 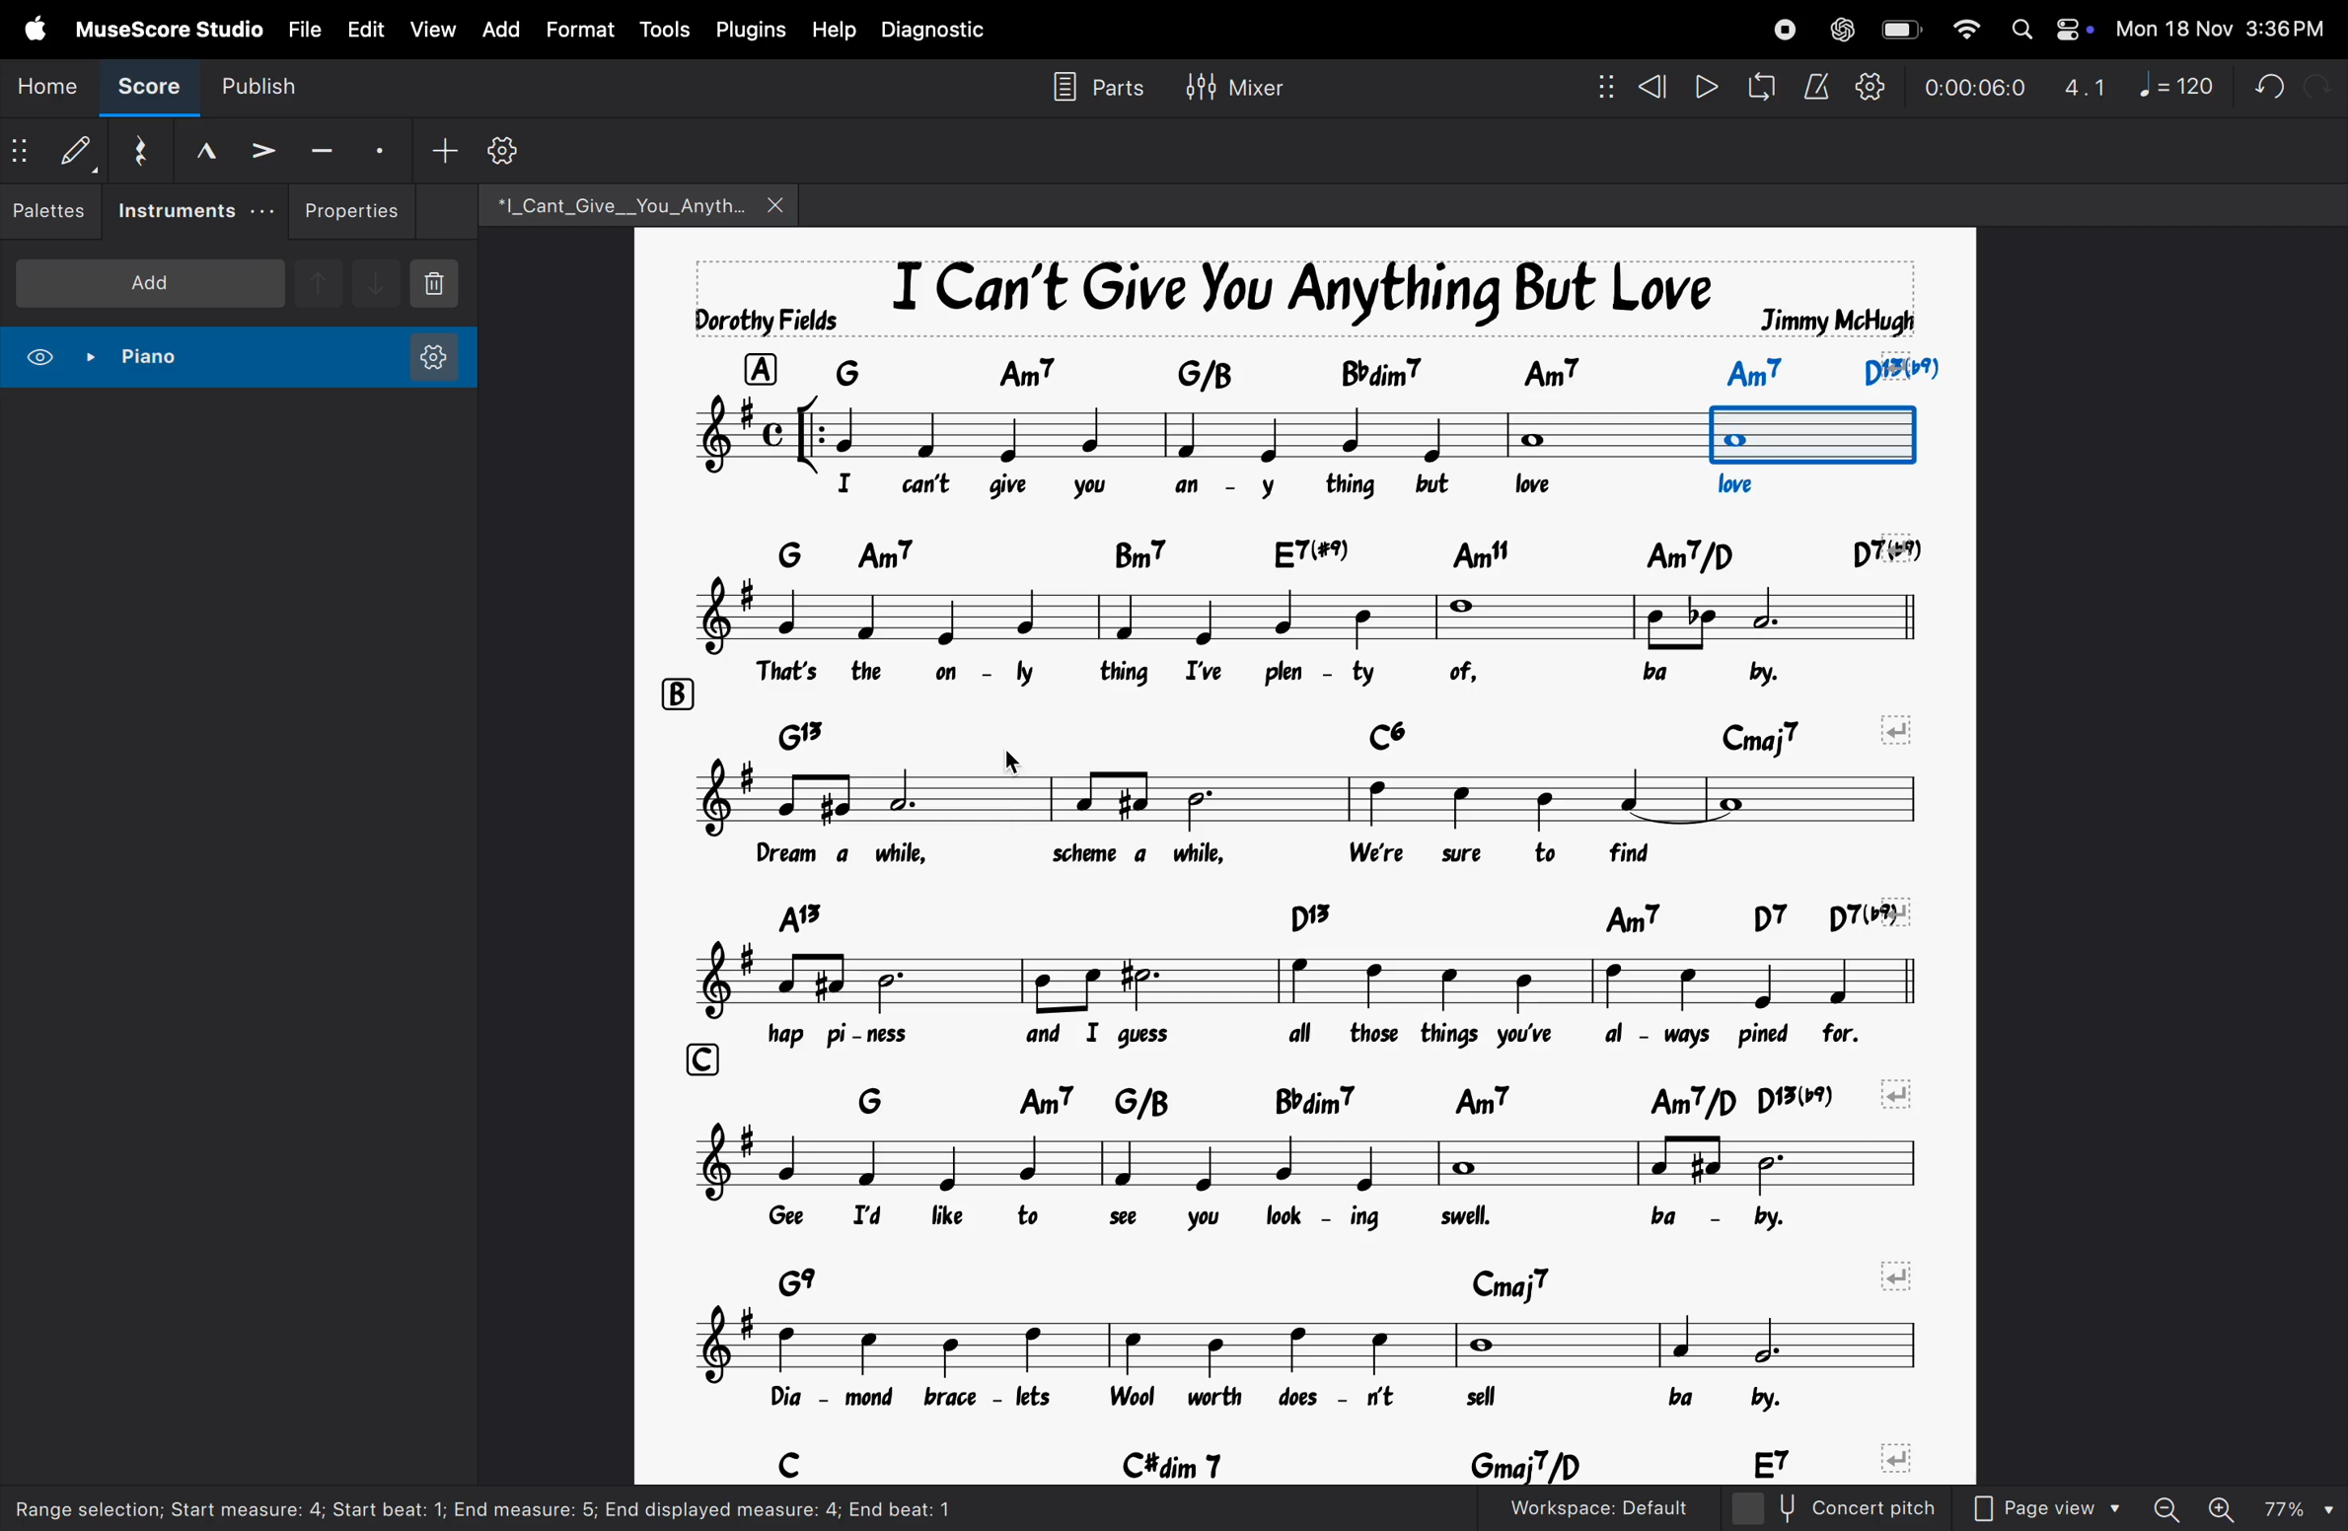 I want to click on chord symbols, so click(x=1348, y=547).